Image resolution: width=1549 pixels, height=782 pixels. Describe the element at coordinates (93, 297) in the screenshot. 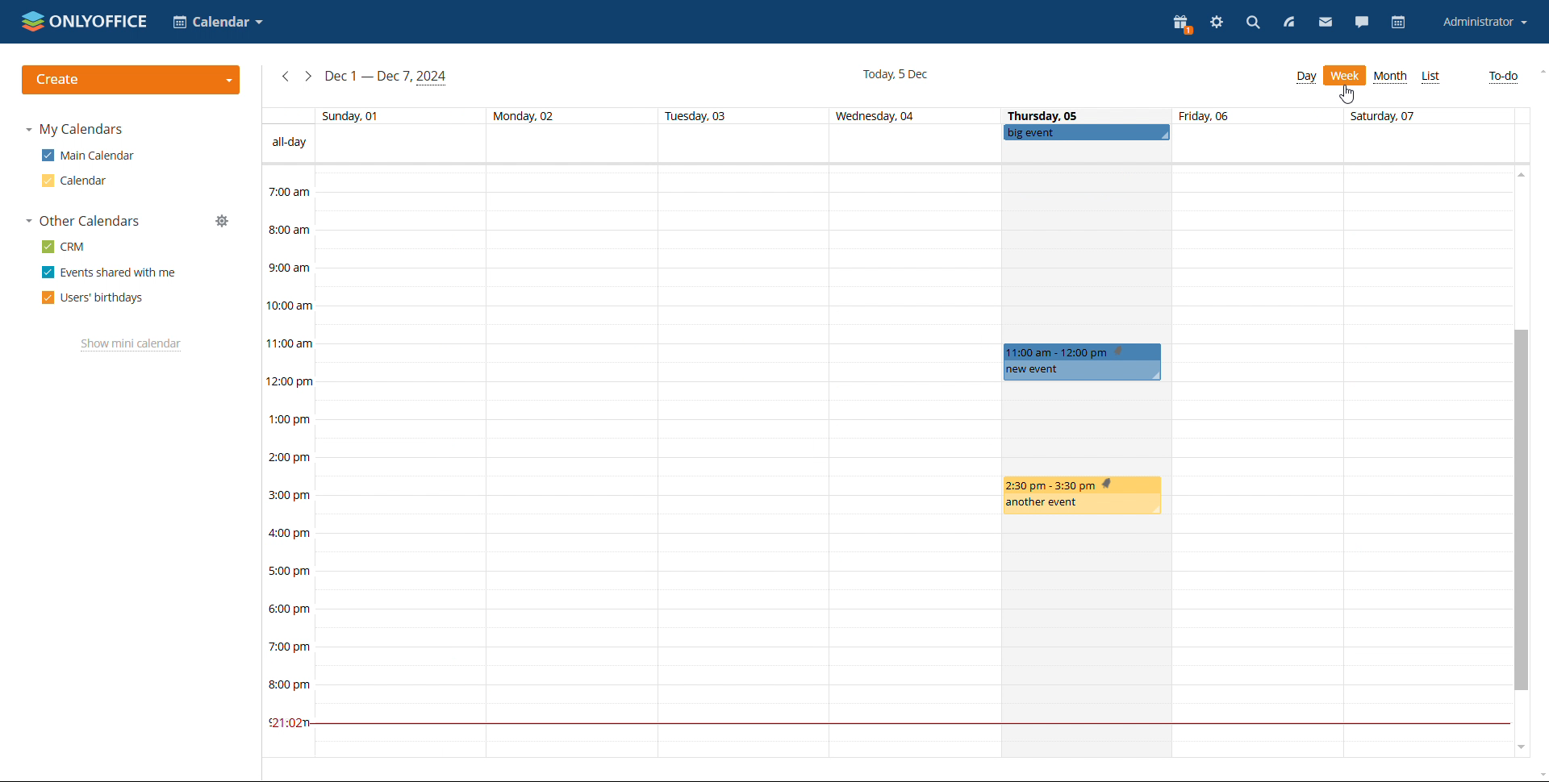

I see `users' birthdays` at that location.